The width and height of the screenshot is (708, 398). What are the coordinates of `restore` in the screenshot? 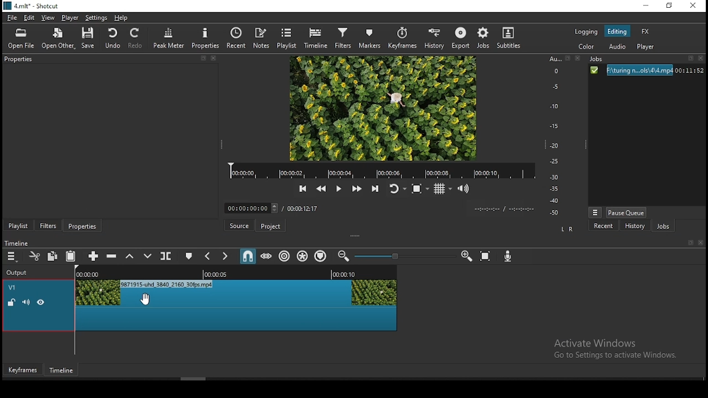 It's located at (671, 7).